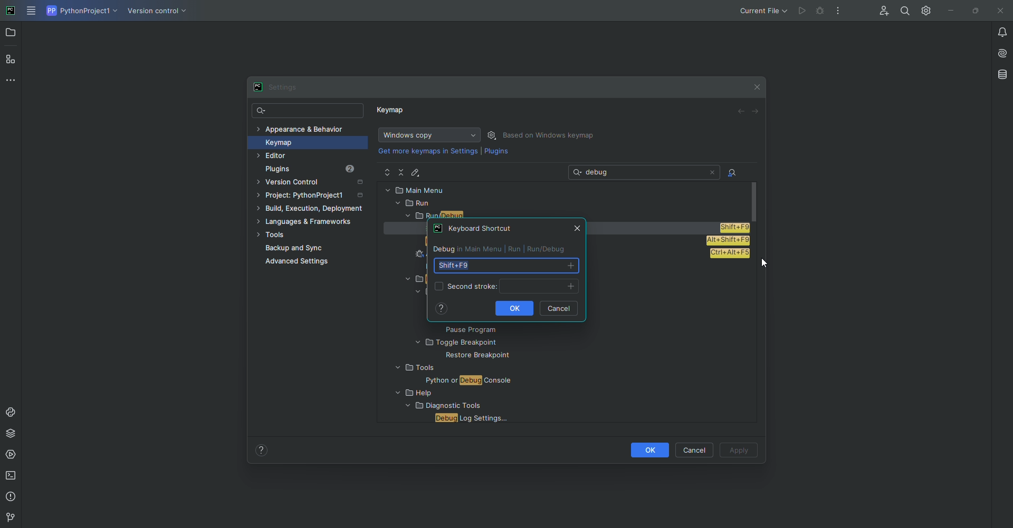 This screenshot has width=1013, height=528. Describe the element at coordinates (402, 172) in the screenshot. I see `Collapse` at that location.